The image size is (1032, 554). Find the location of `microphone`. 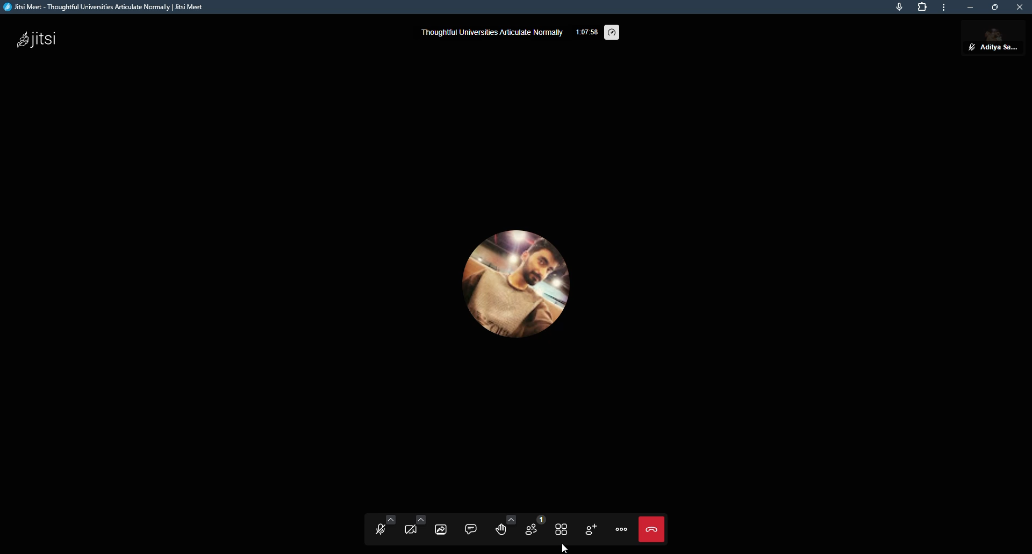

microphone is located at coordinates (899, 7).